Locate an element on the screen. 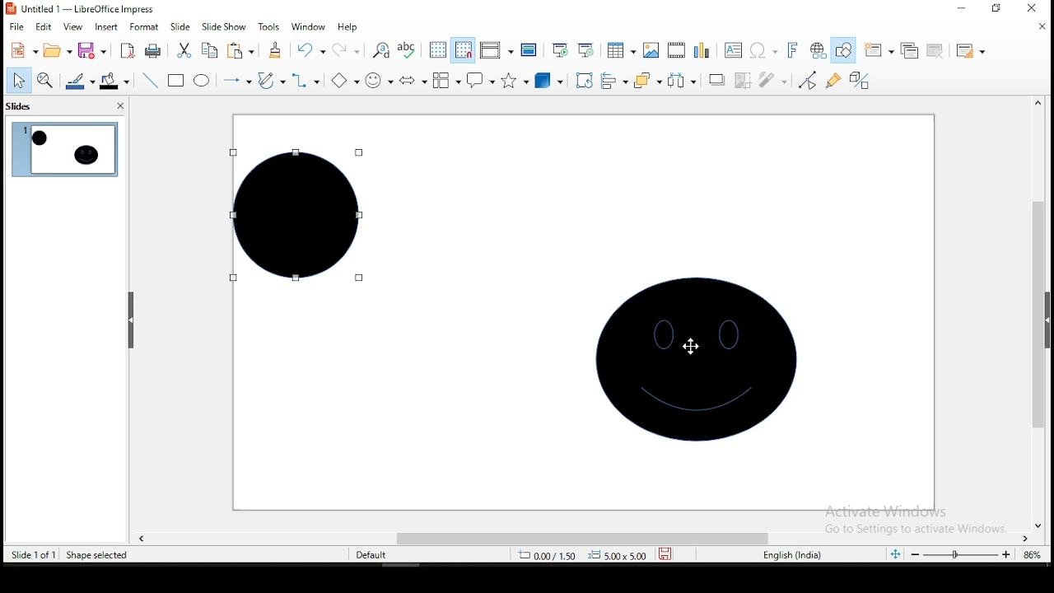  object is located at coordinates (697, 360).